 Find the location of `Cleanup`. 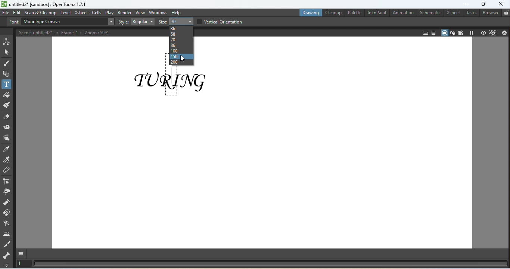

Cleanup is located at coordinates (332, 13).